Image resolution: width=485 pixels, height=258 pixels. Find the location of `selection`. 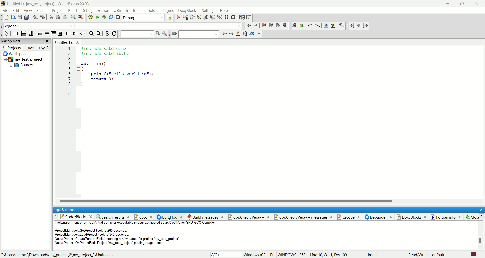

selection is located at coordinates (31, 34).